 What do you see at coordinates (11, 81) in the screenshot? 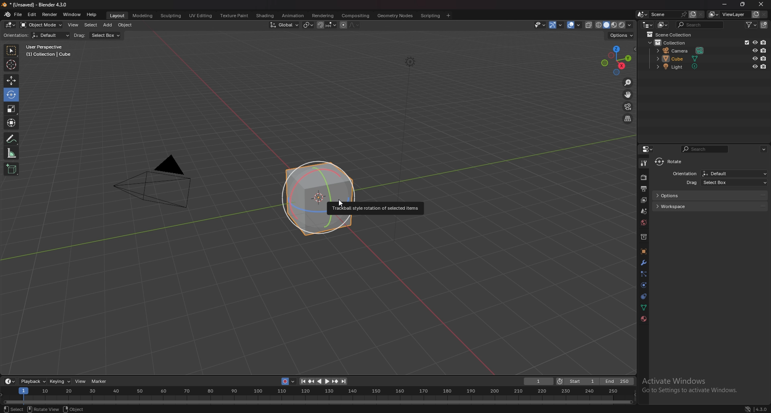
I see `move` at bounding box center [11, 81].